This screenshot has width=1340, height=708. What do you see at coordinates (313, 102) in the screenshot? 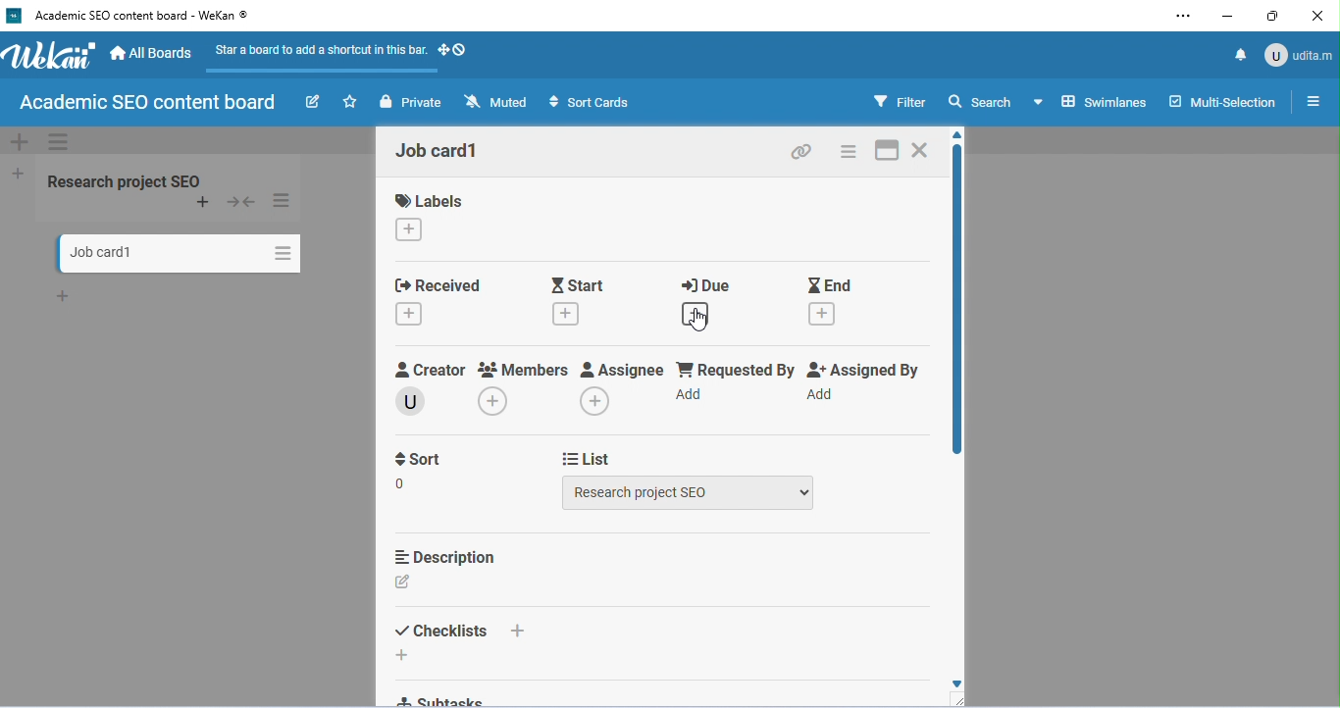
I see `edit` at bounding box center [313, 102].